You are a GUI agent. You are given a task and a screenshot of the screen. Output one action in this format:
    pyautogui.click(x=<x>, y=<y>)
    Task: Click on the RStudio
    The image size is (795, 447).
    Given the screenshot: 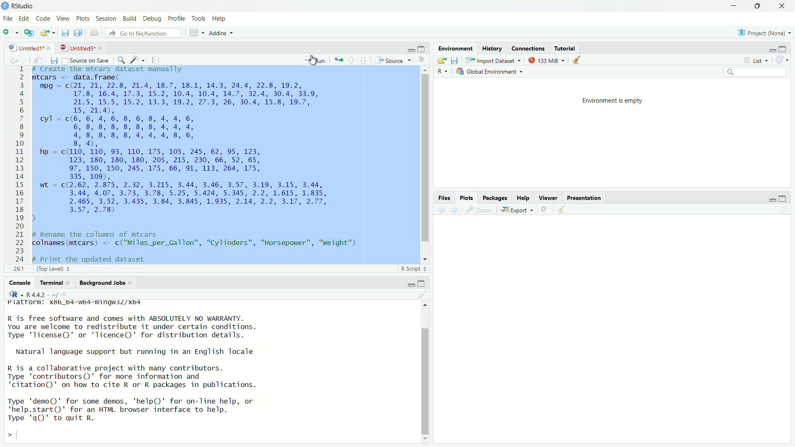 What is the action you would take?
    pyautogui.click(x=22, y=5)
    